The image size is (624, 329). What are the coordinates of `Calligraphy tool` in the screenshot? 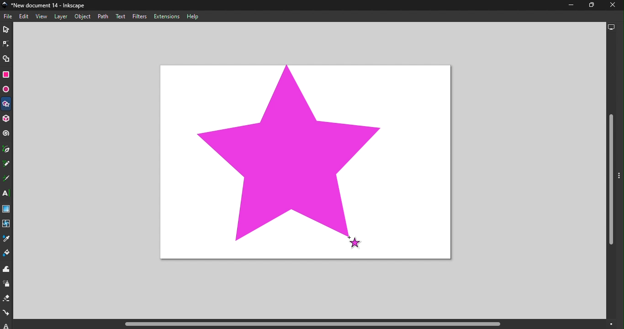 It's located at (8, 179).